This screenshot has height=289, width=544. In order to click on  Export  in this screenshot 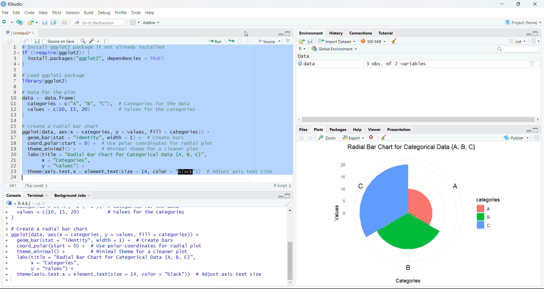, I will do `click(352, 137)`.